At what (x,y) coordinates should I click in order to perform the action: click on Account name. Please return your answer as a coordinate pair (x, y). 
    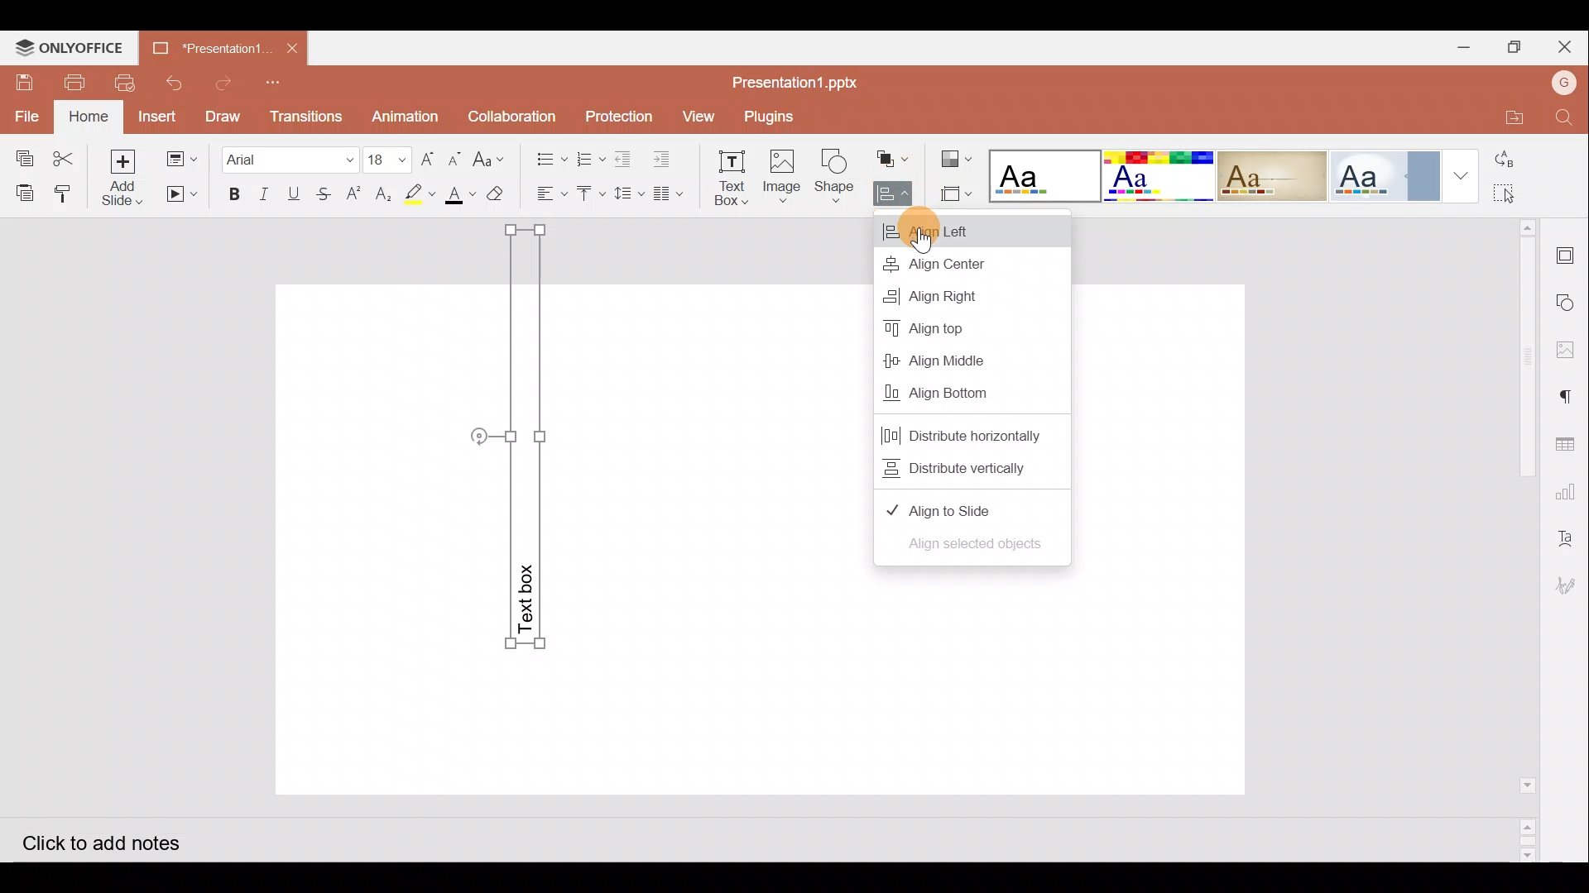
    Looking at the image, I should click on (1563, 81).